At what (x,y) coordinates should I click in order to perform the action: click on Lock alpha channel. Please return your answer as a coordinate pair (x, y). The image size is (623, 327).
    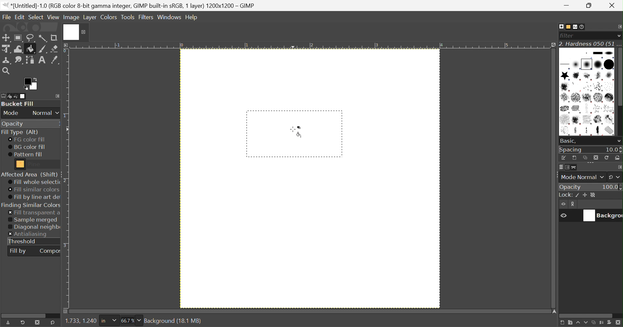
    Looking at the image, I should click on (593, 195).